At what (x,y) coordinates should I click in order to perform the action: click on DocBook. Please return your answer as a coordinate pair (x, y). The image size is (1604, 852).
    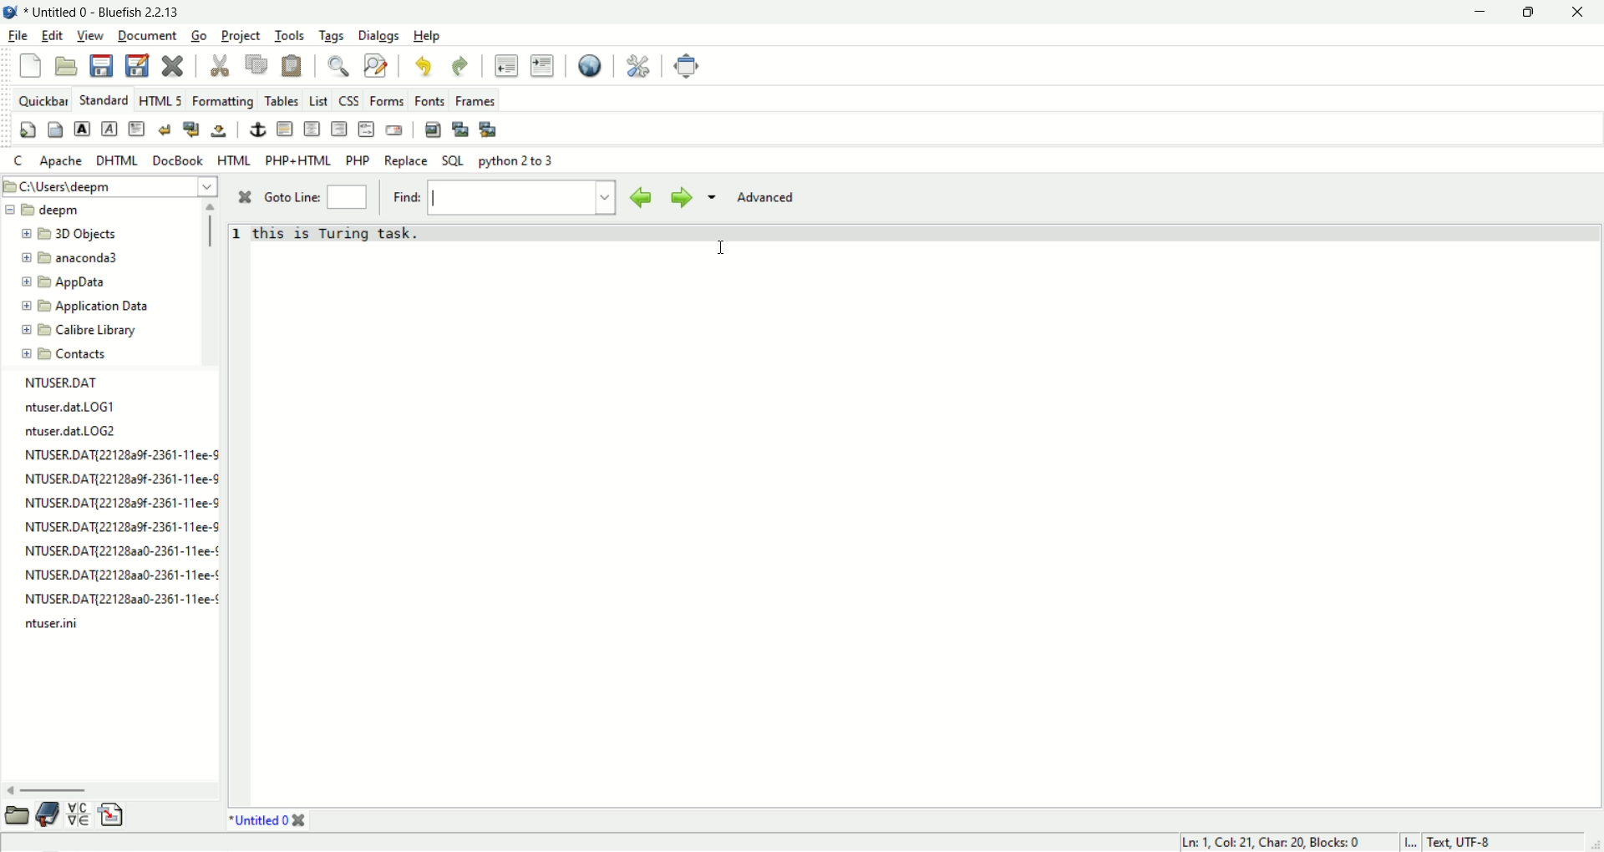
    Looking at the image, I should click on (177, 160).